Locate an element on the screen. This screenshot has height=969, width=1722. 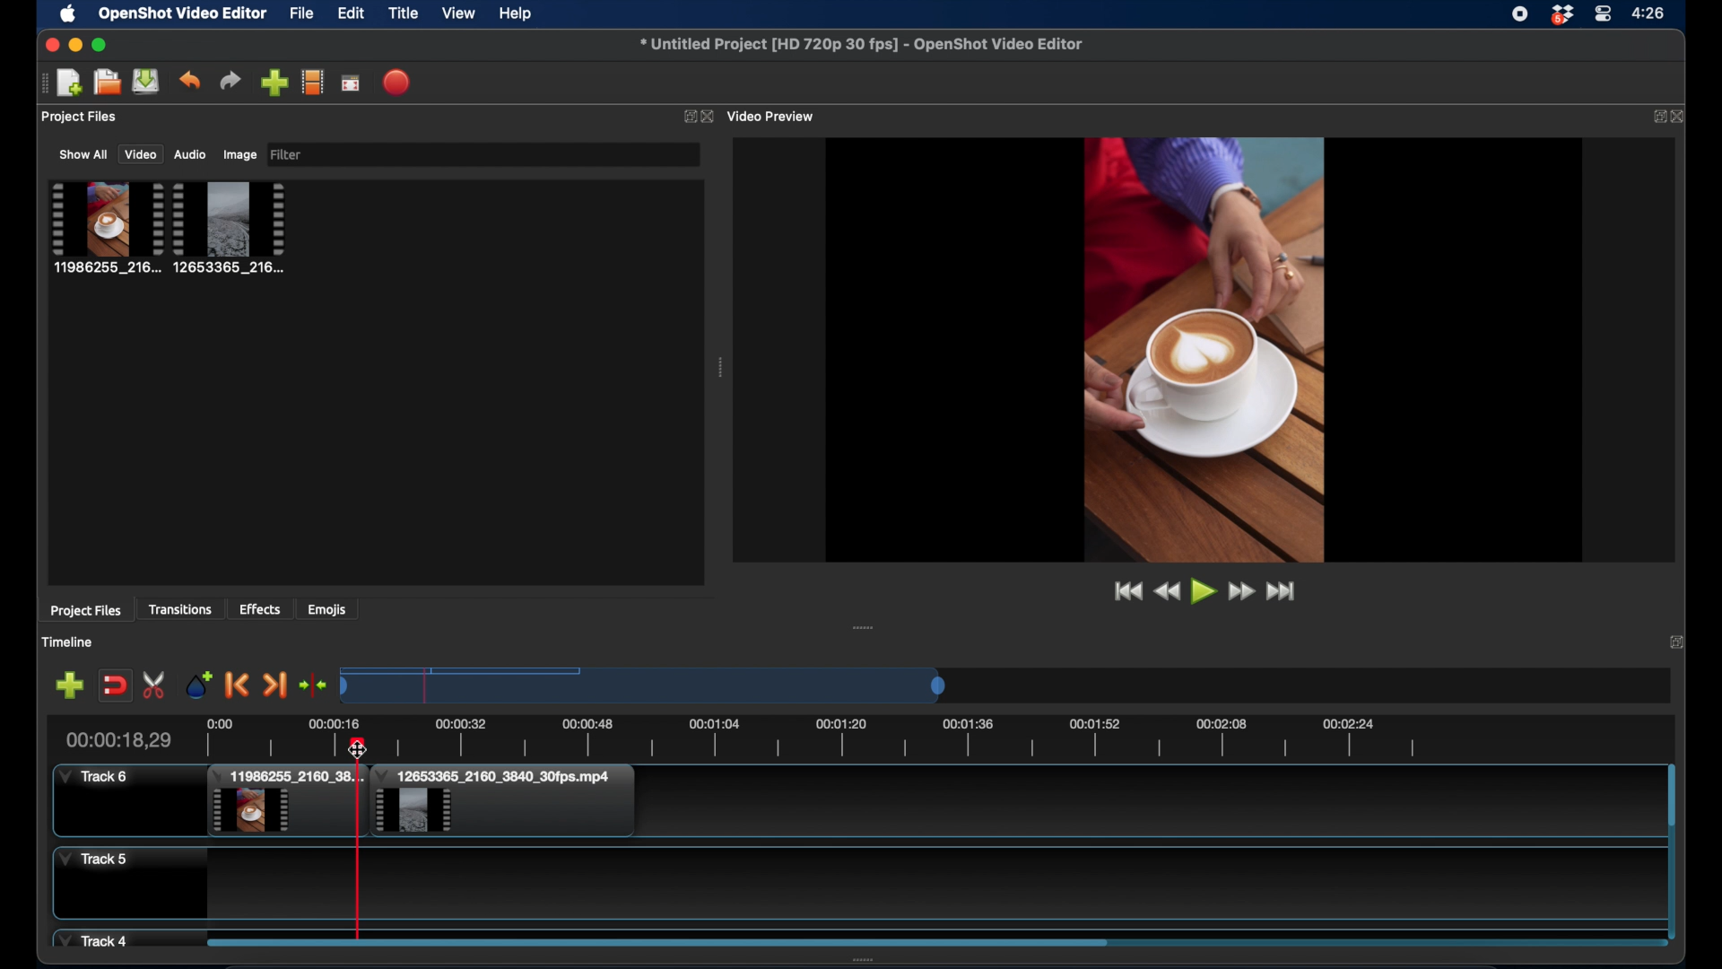
minimize is located at coordinates (74, 45).